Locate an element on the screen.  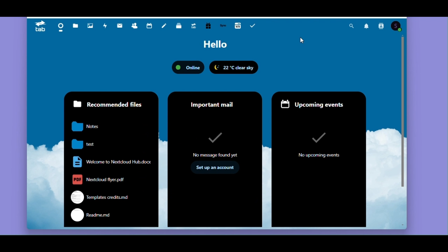
Recommended files is located at coordinates (109, 104).